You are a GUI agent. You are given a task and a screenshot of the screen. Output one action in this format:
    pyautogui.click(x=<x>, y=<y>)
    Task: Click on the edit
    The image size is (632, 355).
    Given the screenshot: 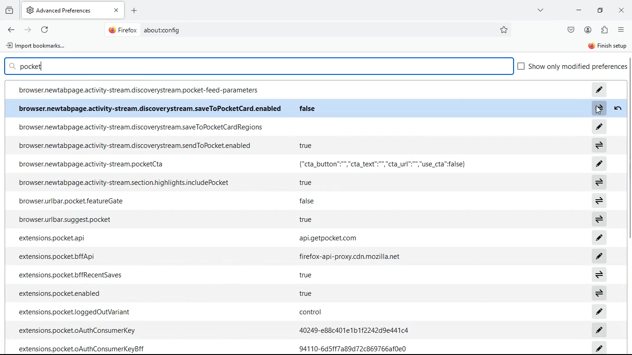 What is the action you would take?
    pyautogui.click(x=598, y=348)
    